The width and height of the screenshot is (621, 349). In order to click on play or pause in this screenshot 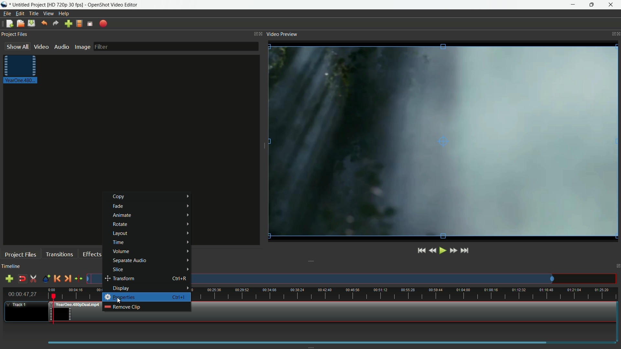, I will do `click(443, 251)`.